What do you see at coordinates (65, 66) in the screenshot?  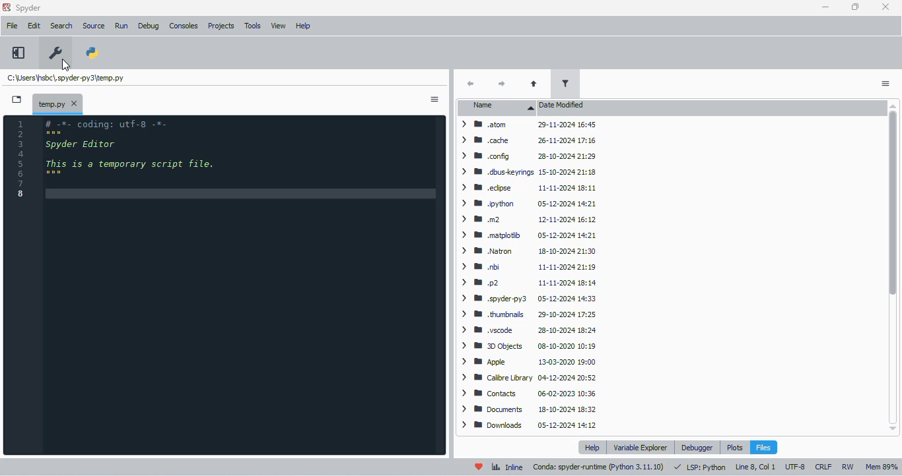 I see `cursor` at bounding box center [65, 66].